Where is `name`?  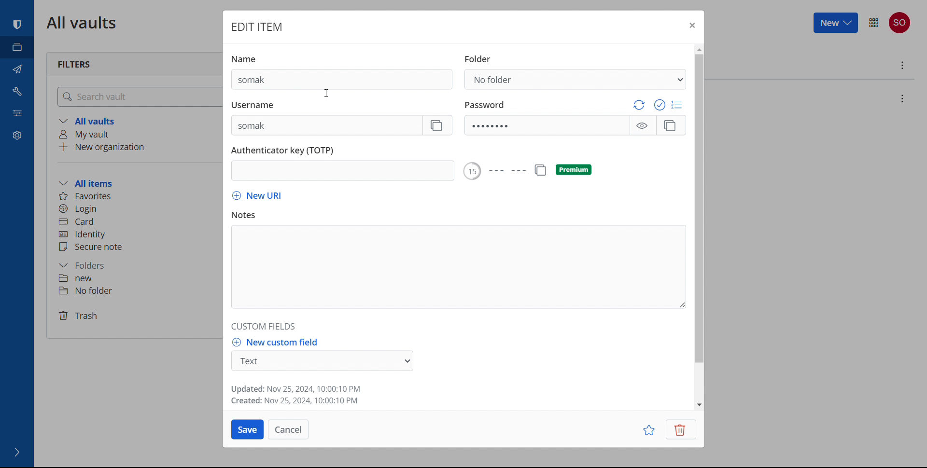
name is located at coordinates (341, 79).